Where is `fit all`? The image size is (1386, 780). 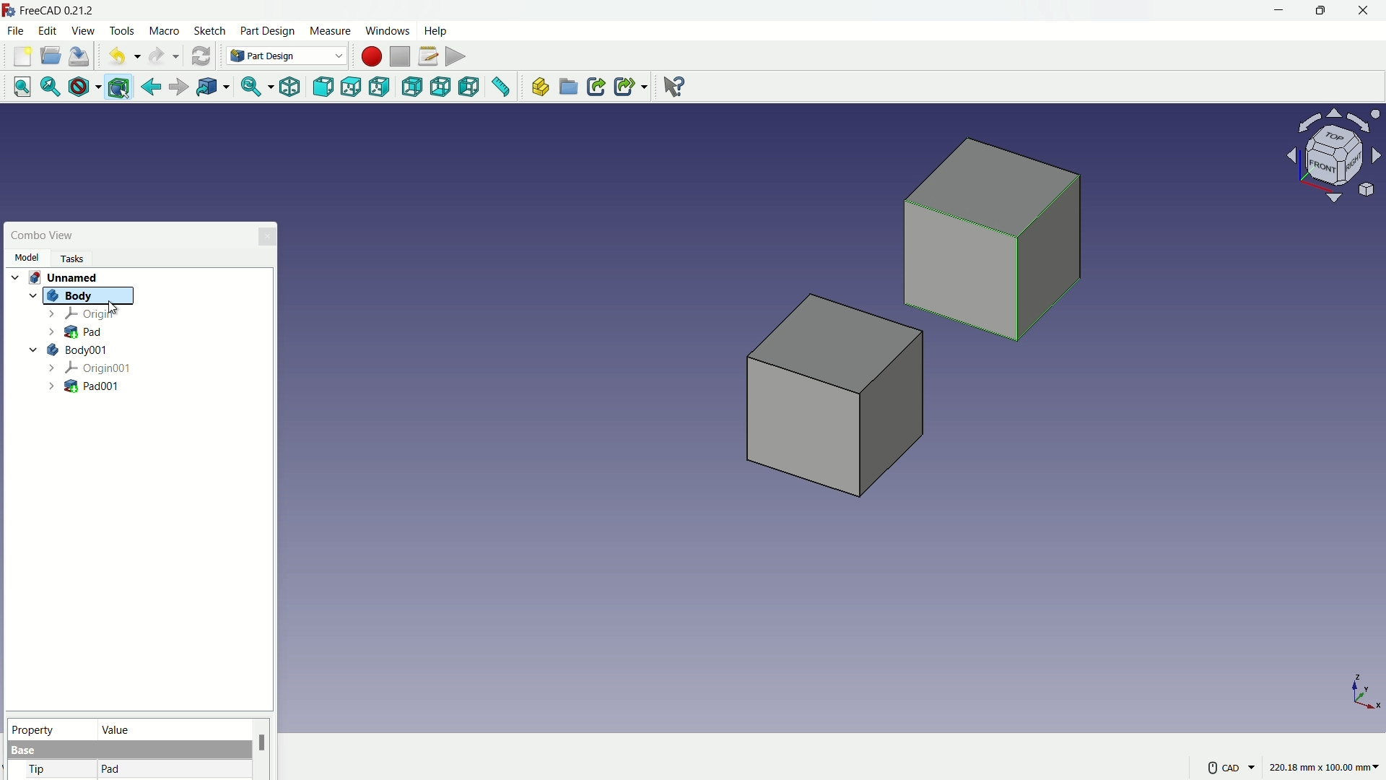 fit all is located at coordinates (17, 86).